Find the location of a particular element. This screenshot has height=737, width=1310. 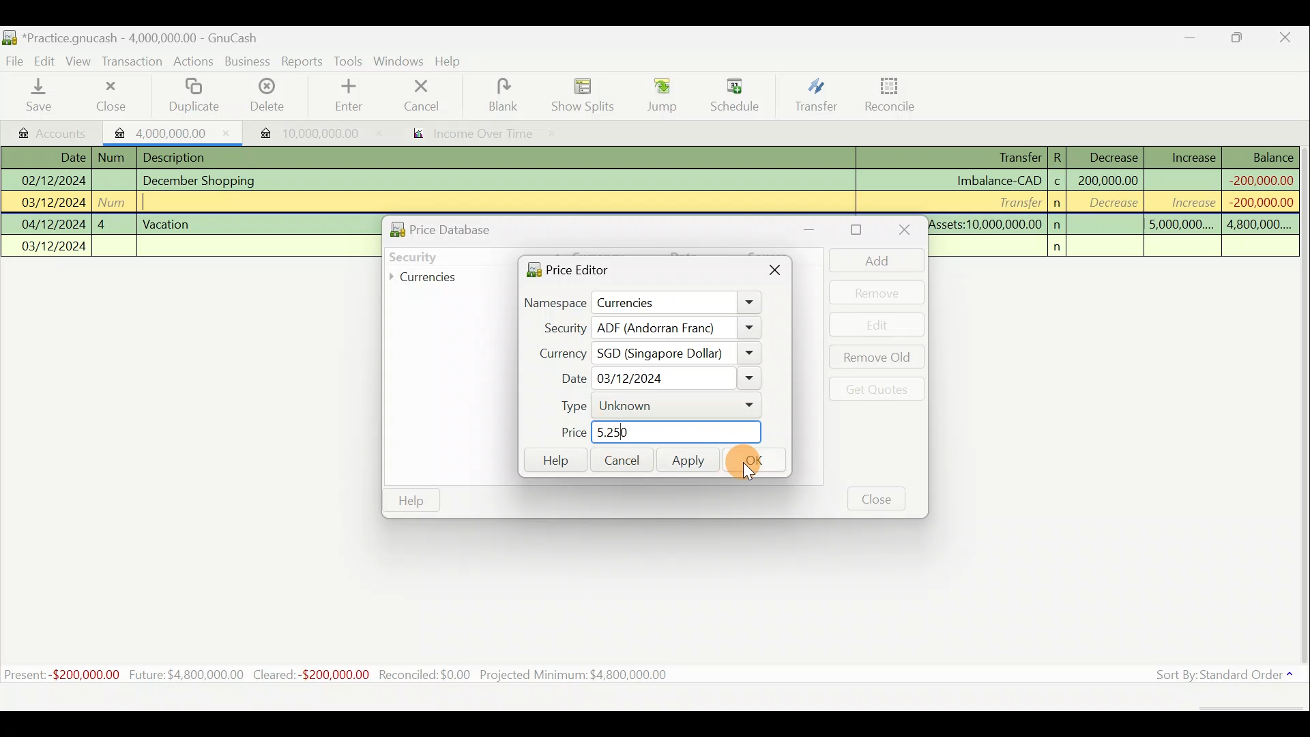

cancel is located at coordinates (436, 97).